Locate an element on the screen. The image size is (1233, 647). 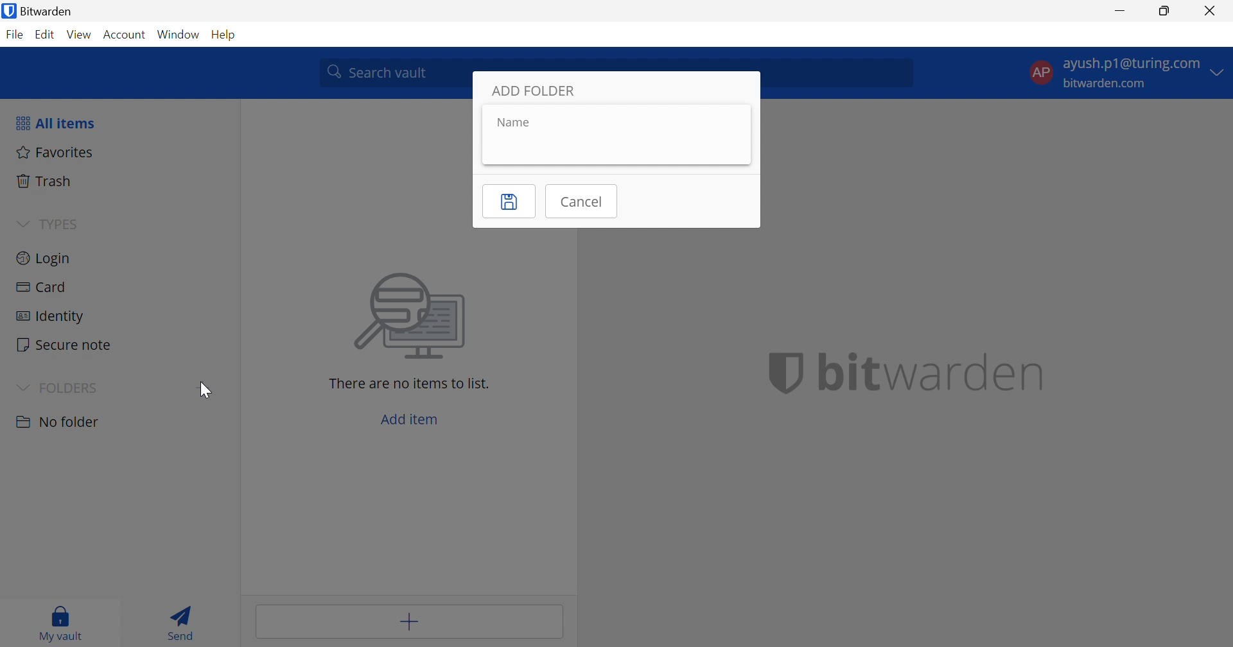
No Folder is located at coordinates (57, 424).